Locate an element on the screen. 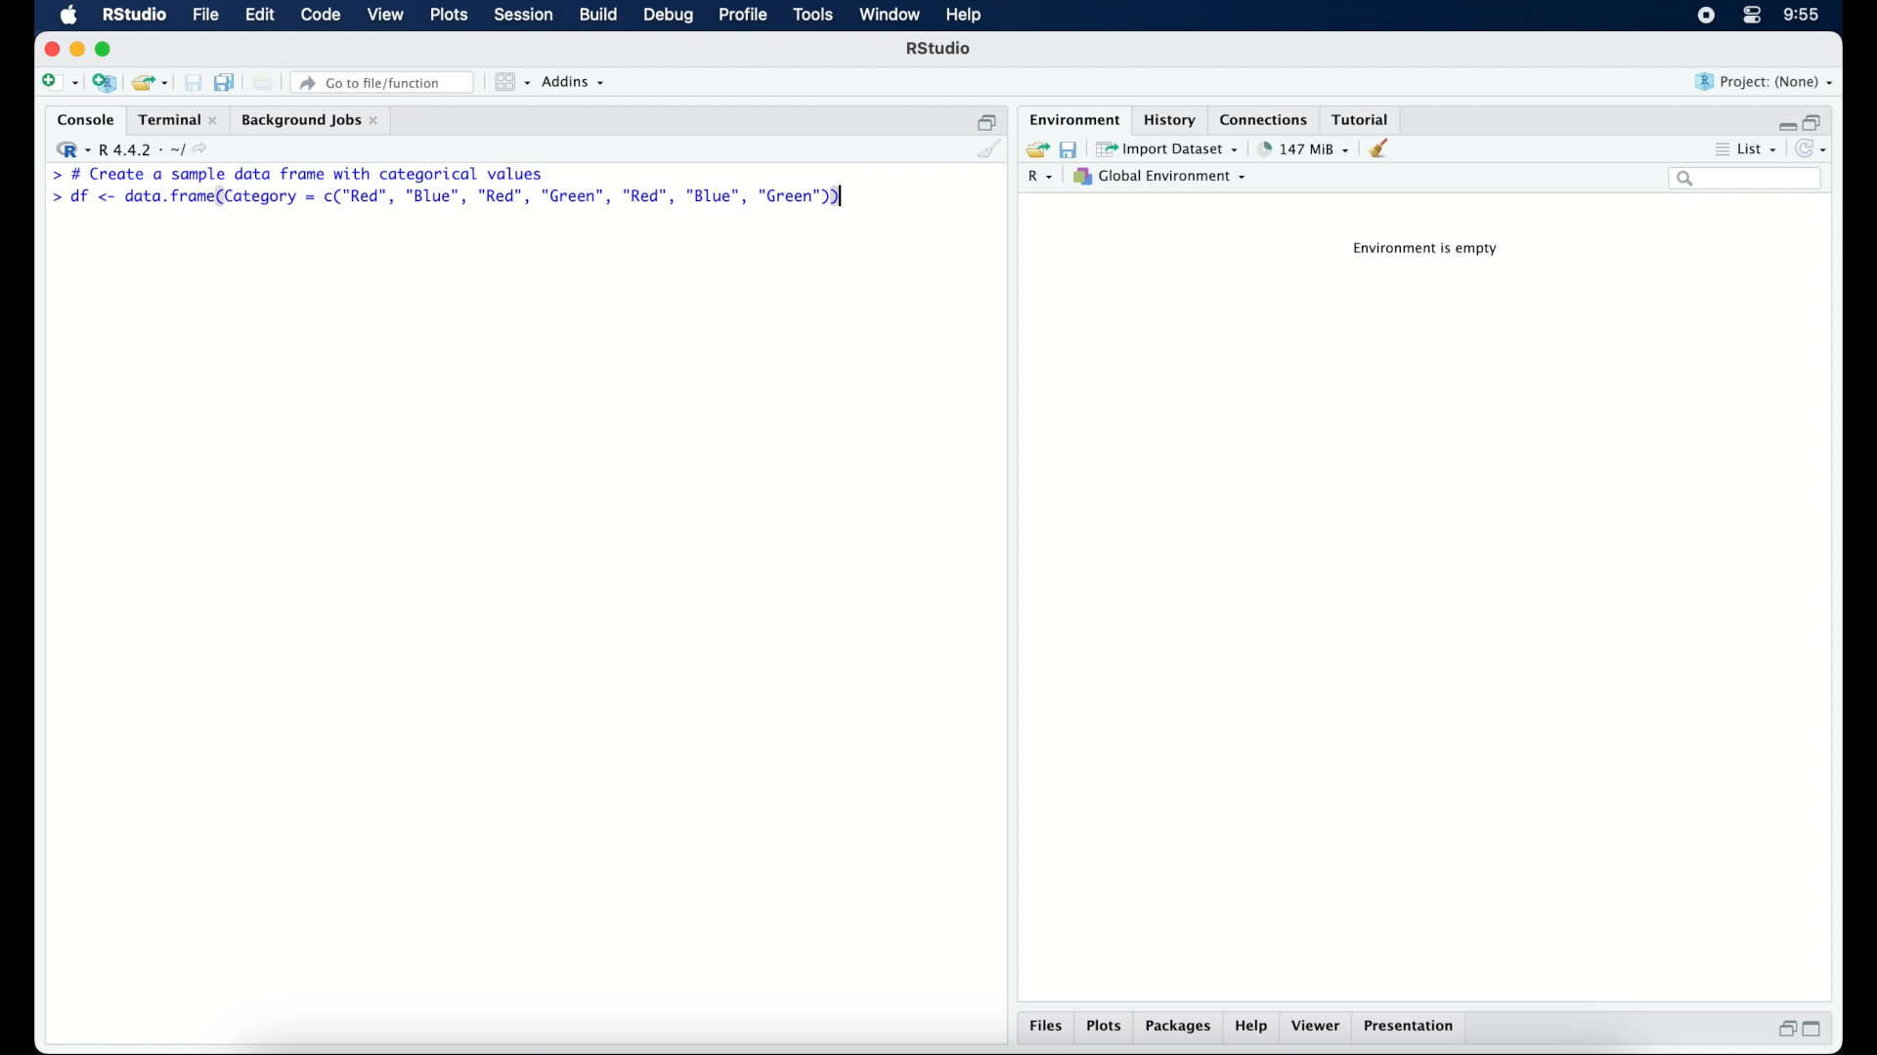 This screenshot has height=1055, width=1877. environment is empty is located at coordinates (1429, 251).